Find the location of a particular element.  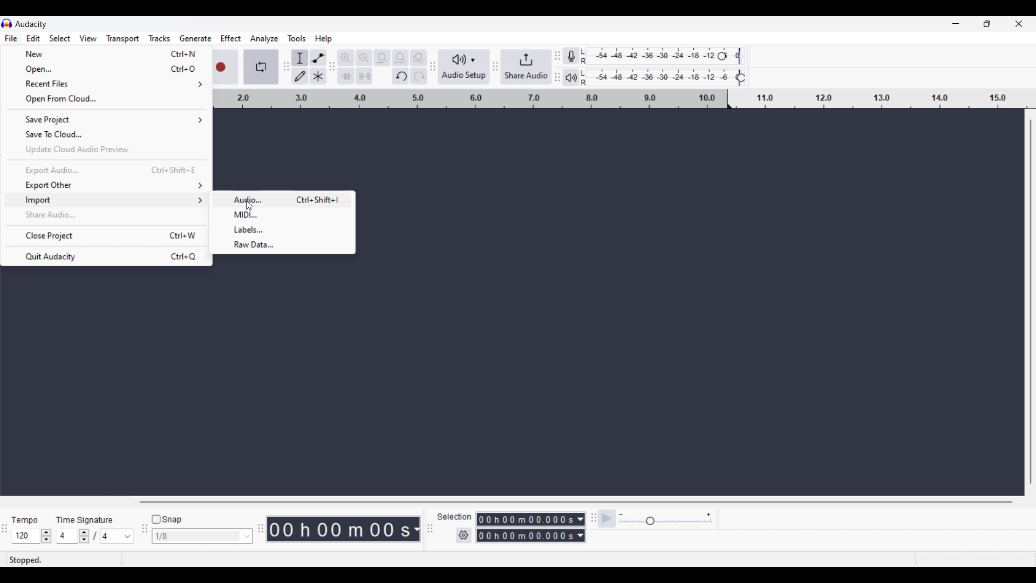

edit tool bar is located at coordinates (333, 69).